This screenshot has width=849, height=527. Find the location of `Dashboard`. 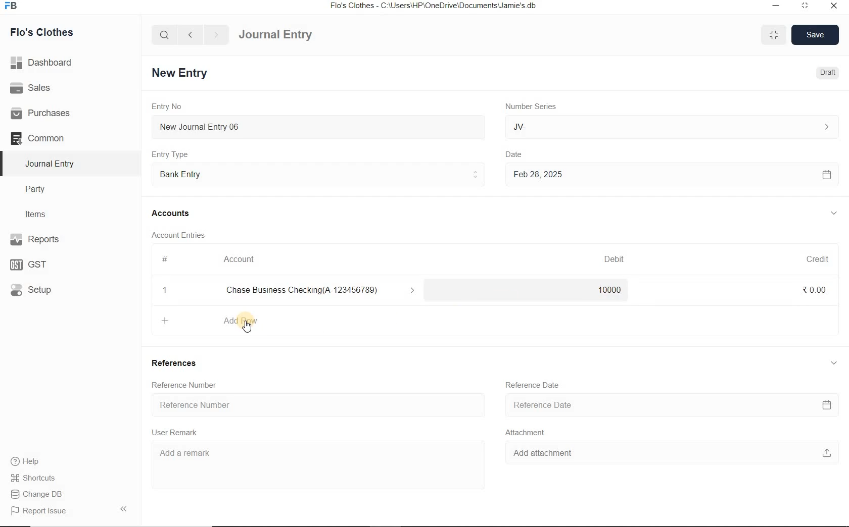

Dashboard is located at coordinates (45, 62).